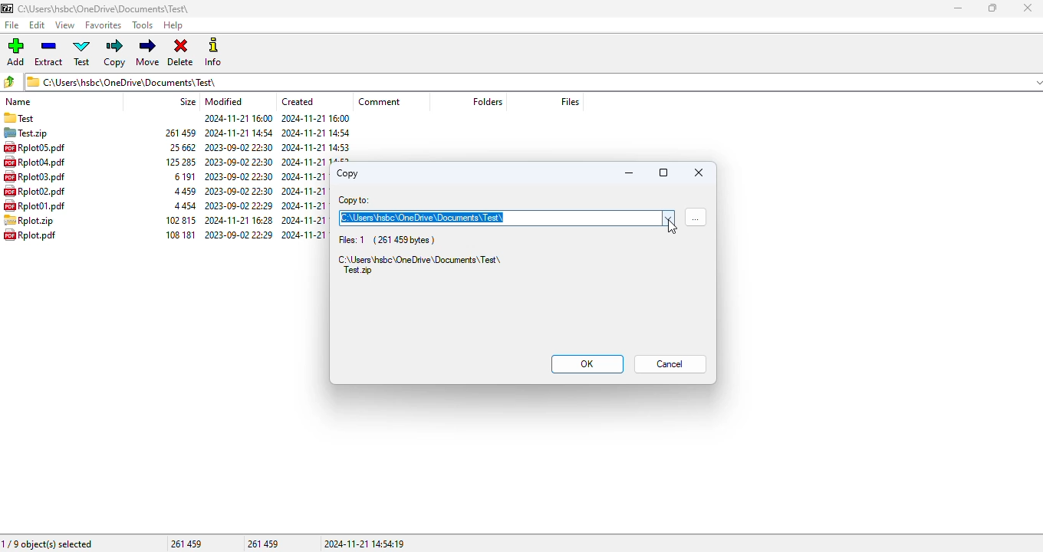 The width and height of the screenshot is (1043, 552). Describe the element at coordinates (364, 544) in the screenshot. I see `2024-11-21 14:54:19` at that location.